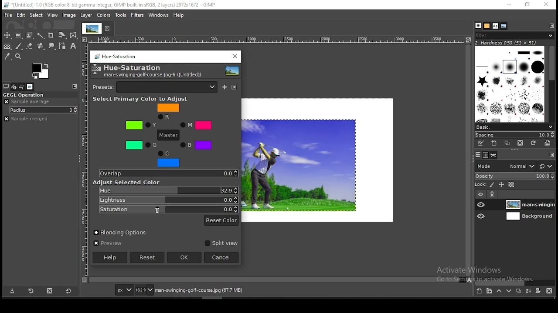 This screenshot has width=558, height=313. I want to click on brushes, so click(510, 84).